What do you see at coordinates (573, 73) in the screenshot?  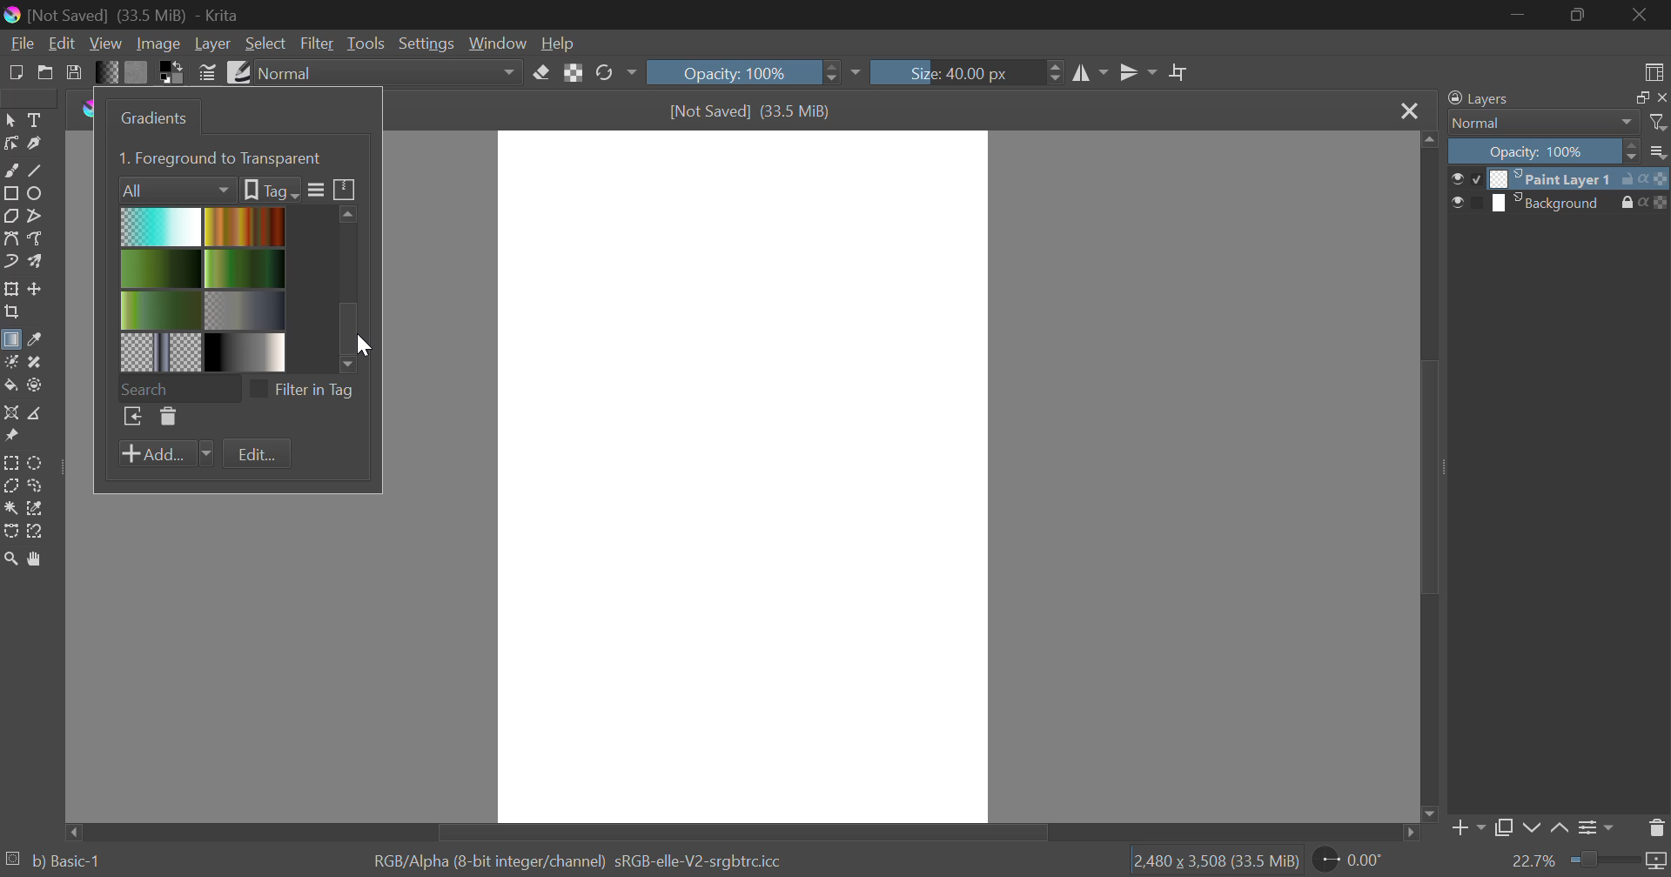 I see `Lock Alpha` at bounding box center [573, 73].